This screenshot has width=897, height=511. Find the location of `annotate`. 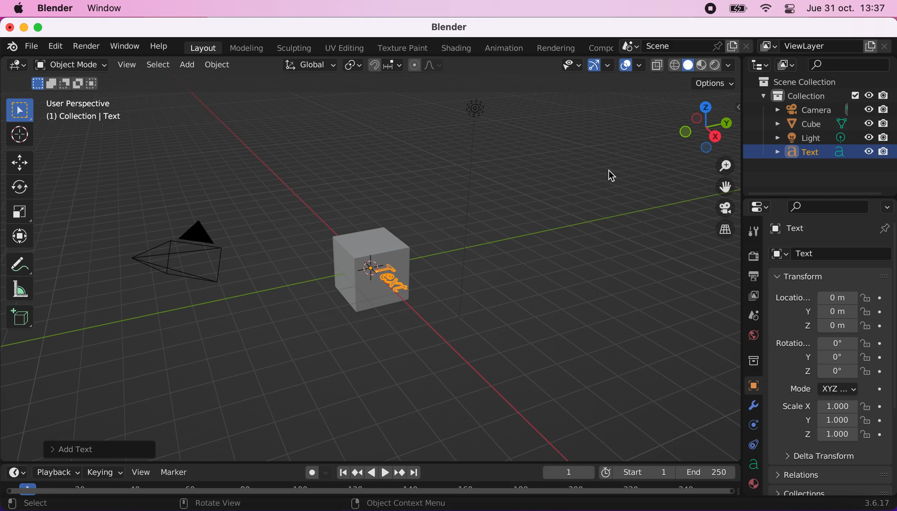

annotate is located at coordinates (22, 260).